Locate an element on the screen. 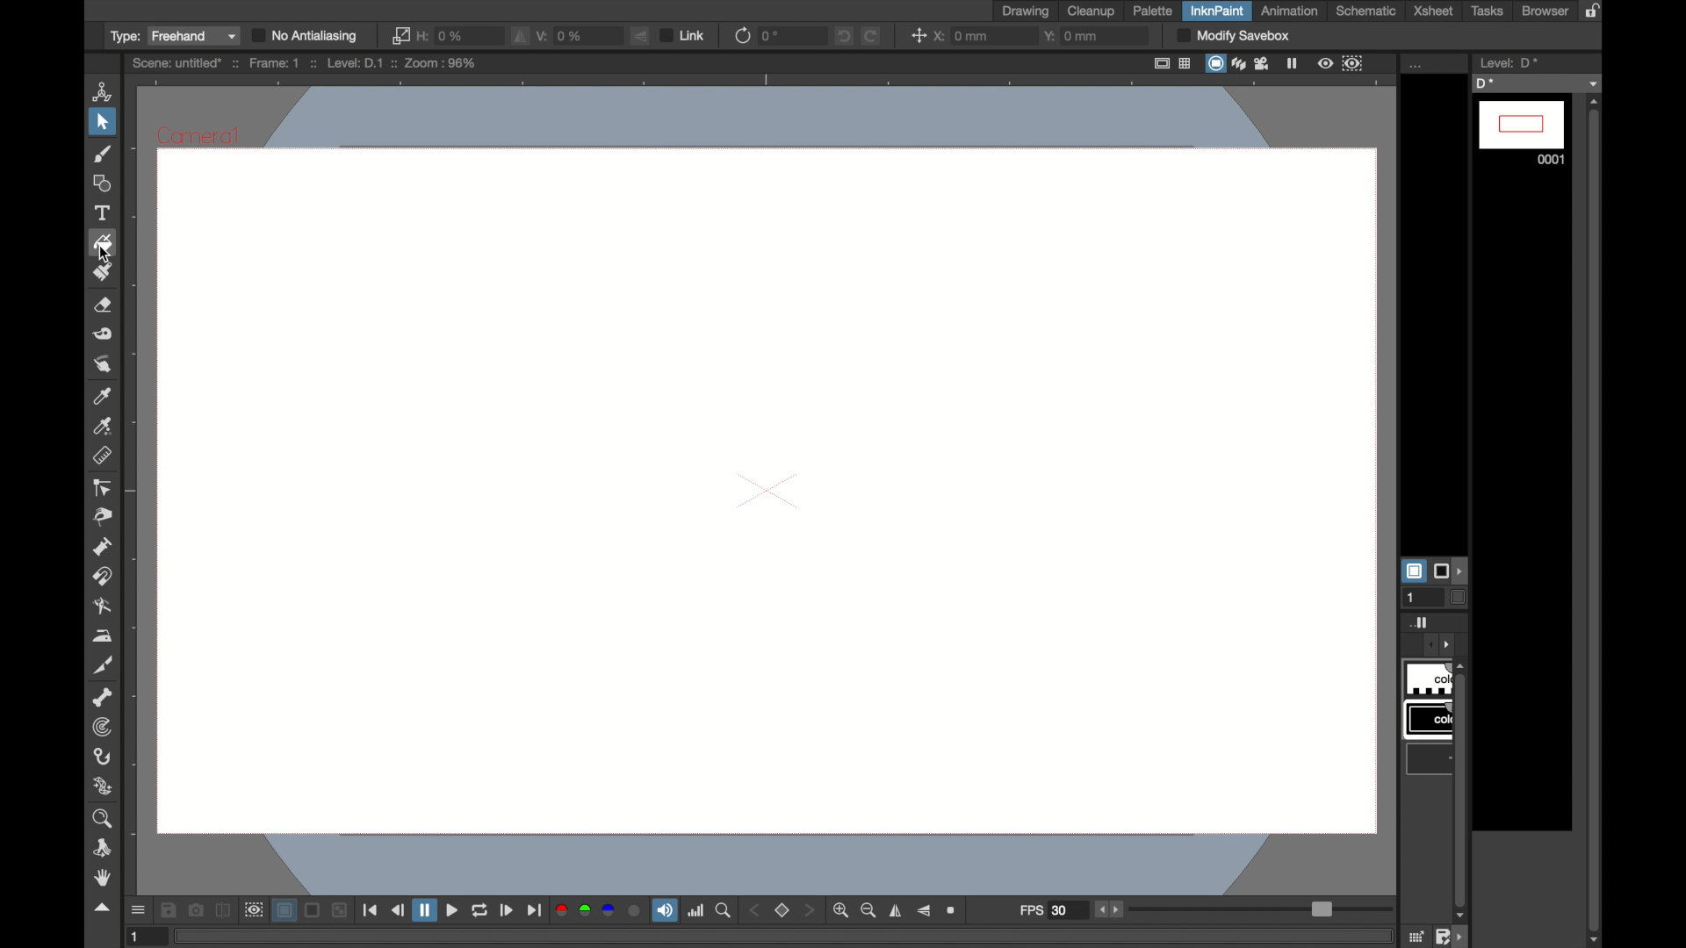  V: 0% is located at coordinates (562, 35).